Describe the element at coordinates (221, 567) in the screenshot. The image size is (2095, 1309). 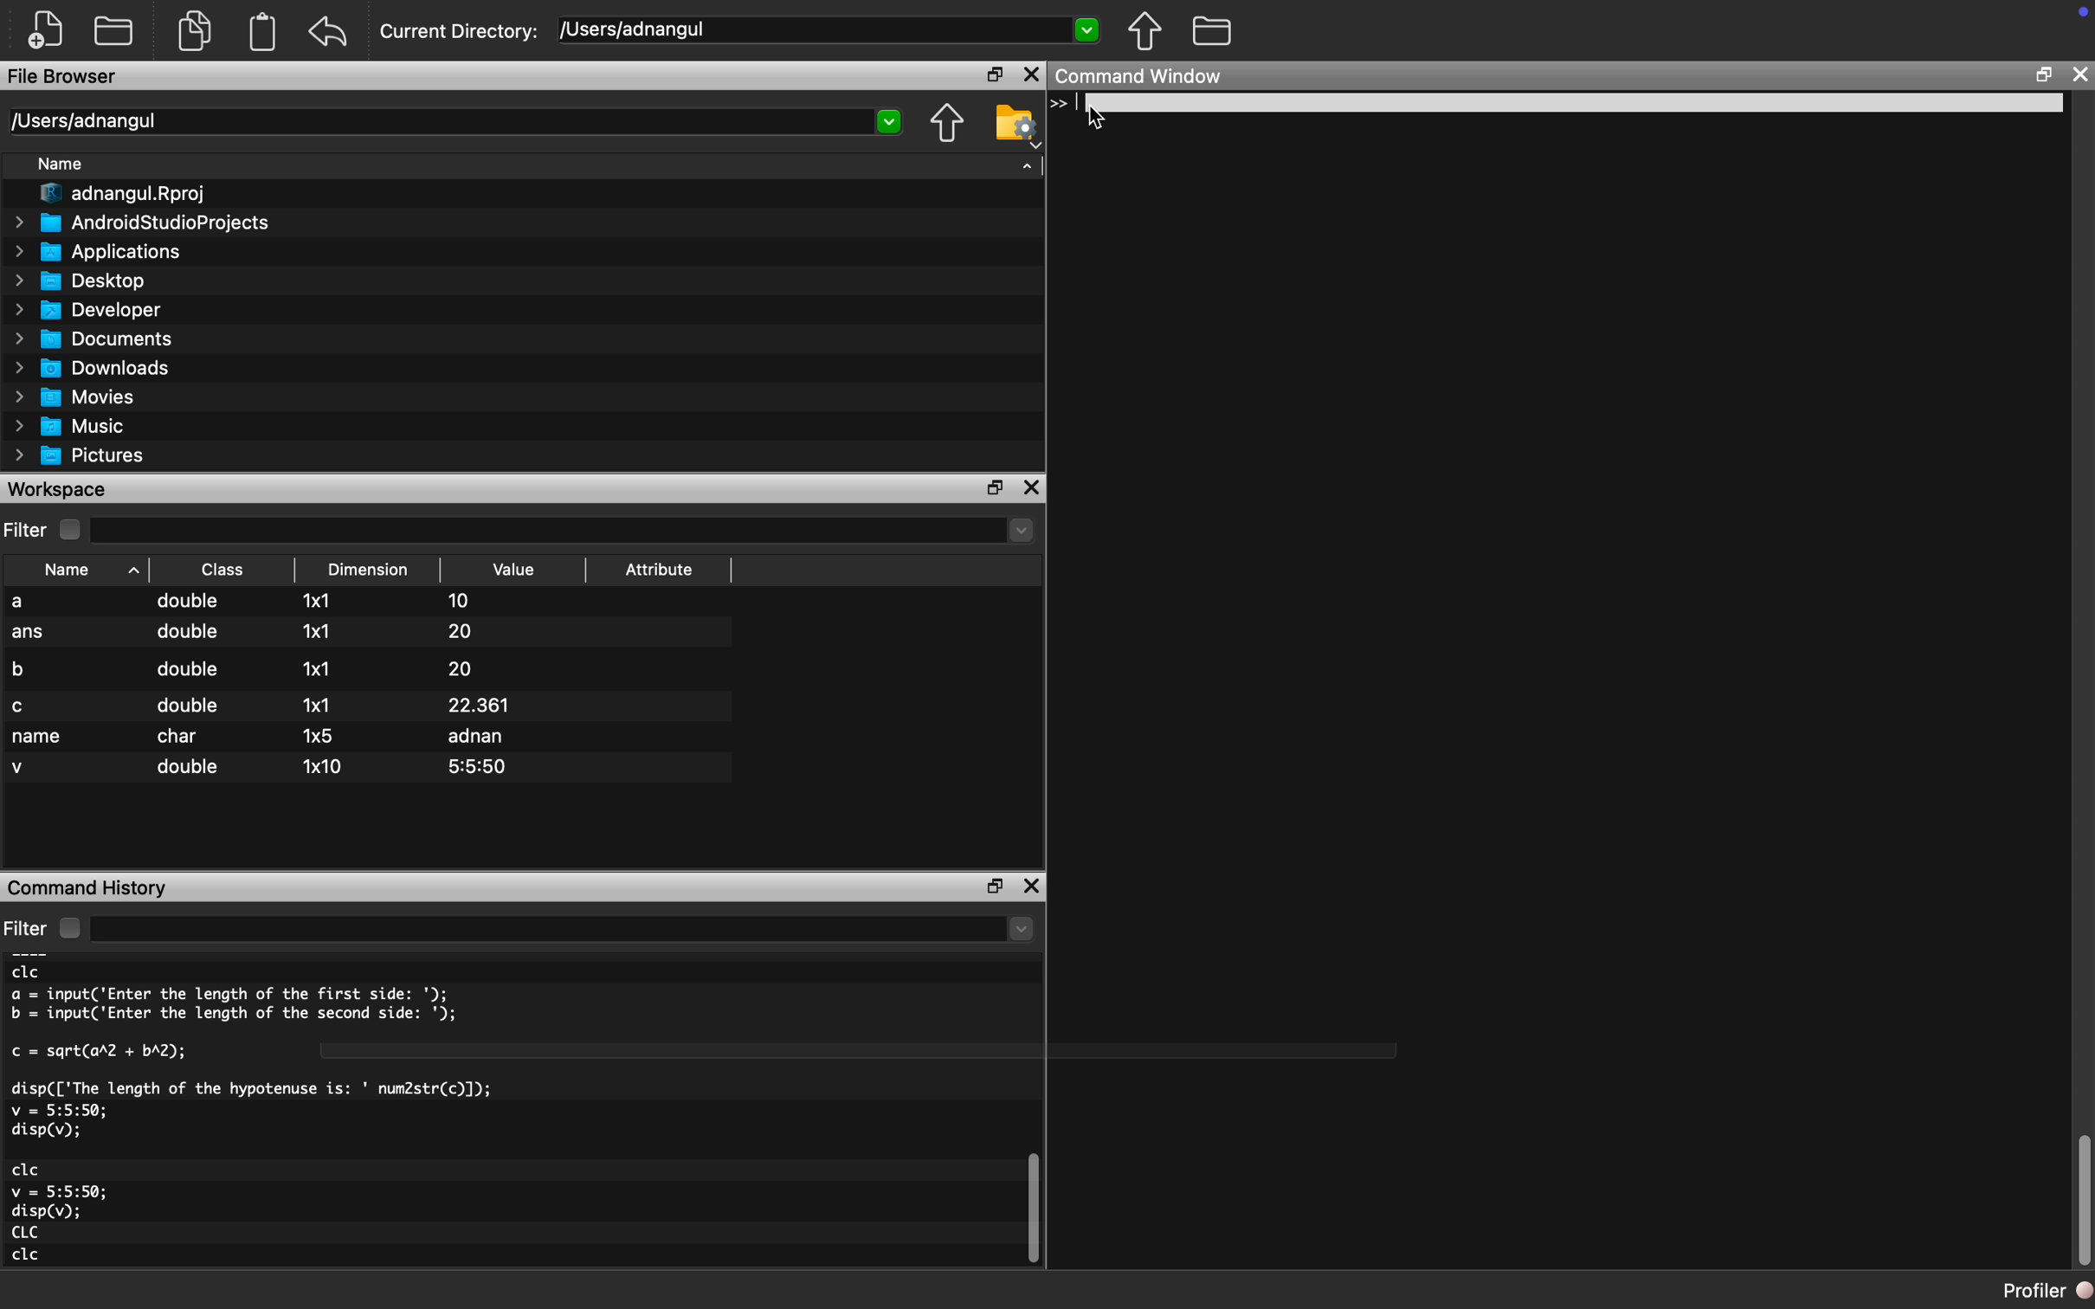
I see `Class` at that location.